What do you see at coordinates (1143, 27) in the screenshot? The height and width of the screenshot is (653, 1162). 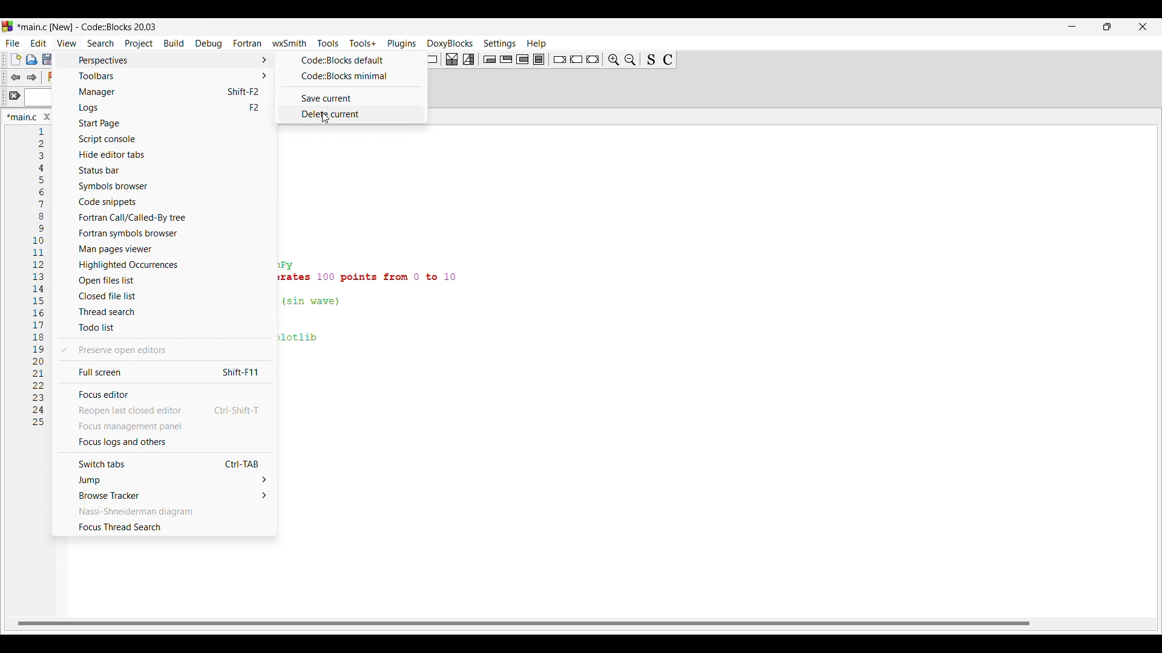 I see `Close interface` at bounding box center [1143, 27].